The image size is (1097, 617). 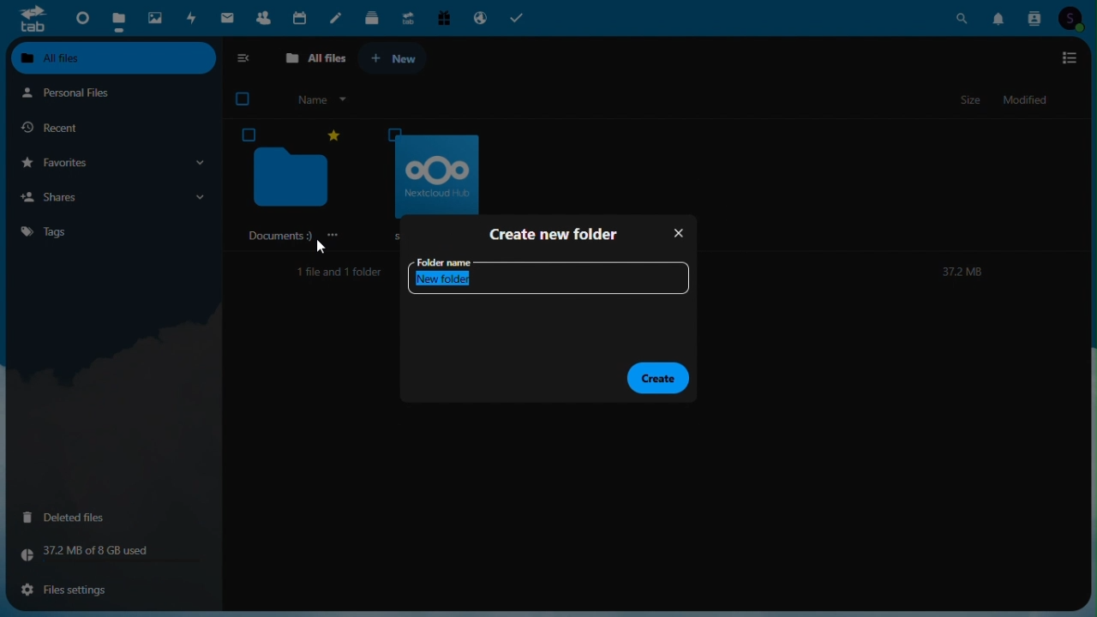 I want to click on Dashboard, so click(x=80, y=19).